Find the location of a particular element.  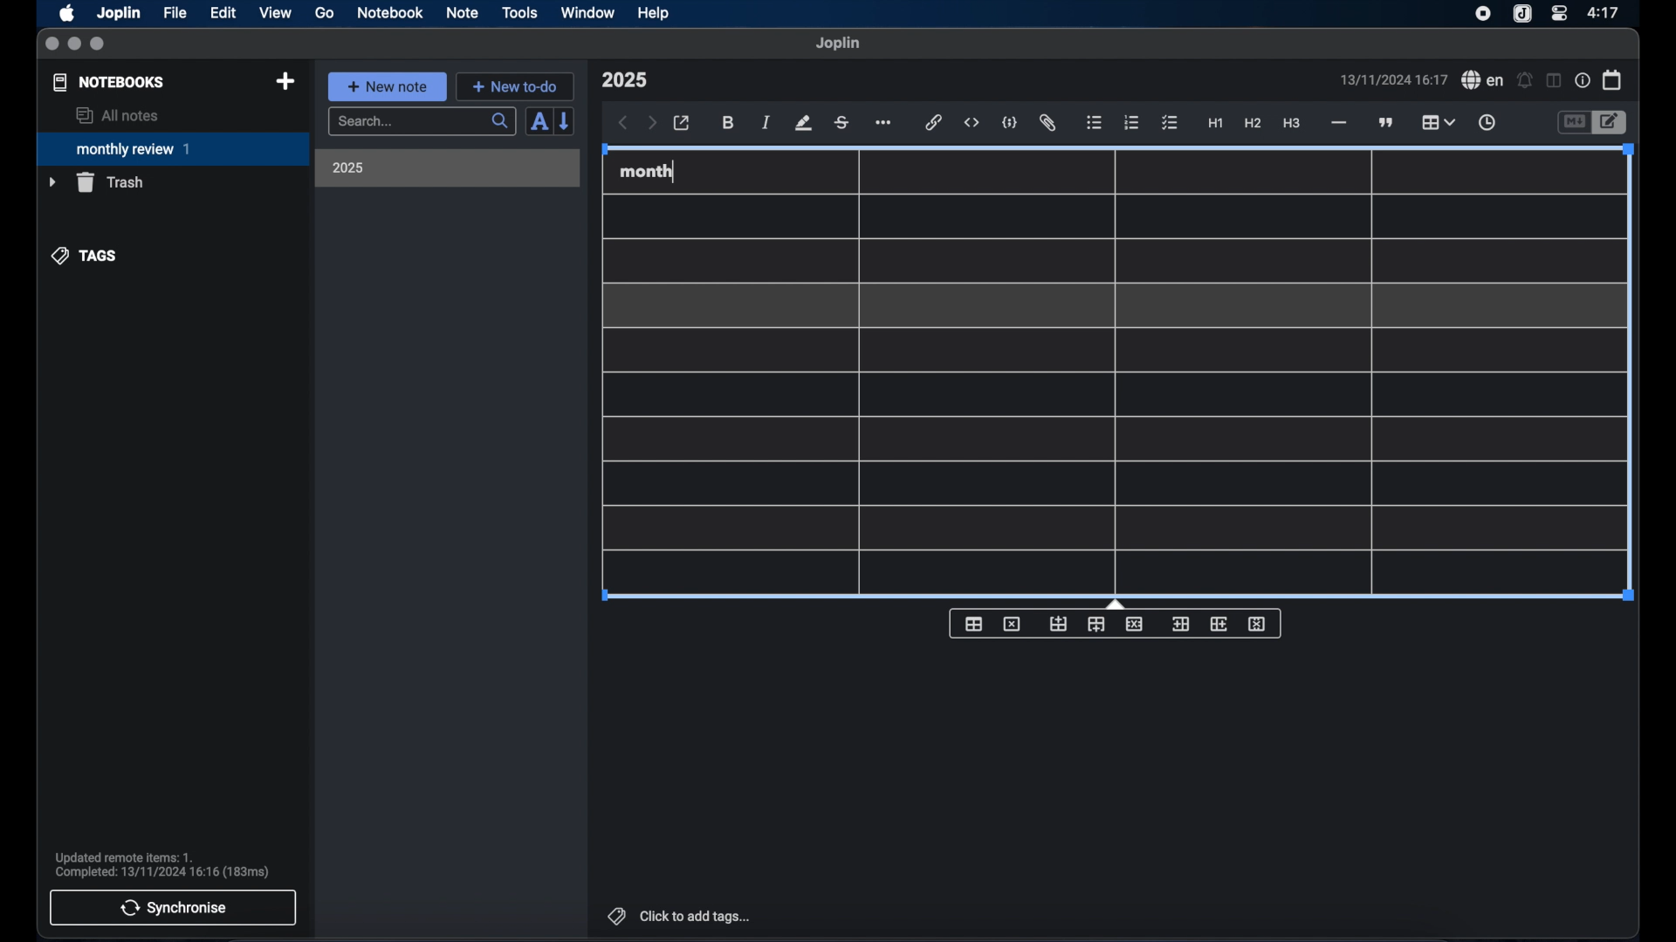

window is located at coordinates (588, 12).